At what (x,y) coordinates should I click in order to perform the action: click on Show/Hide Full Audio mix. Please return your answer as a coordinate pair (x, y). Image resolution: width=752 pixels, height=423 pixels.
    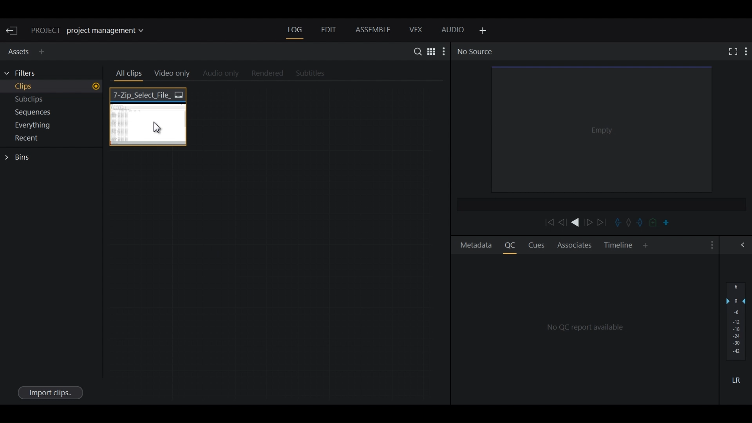
    Looking at the image, I should click on (744, 244).